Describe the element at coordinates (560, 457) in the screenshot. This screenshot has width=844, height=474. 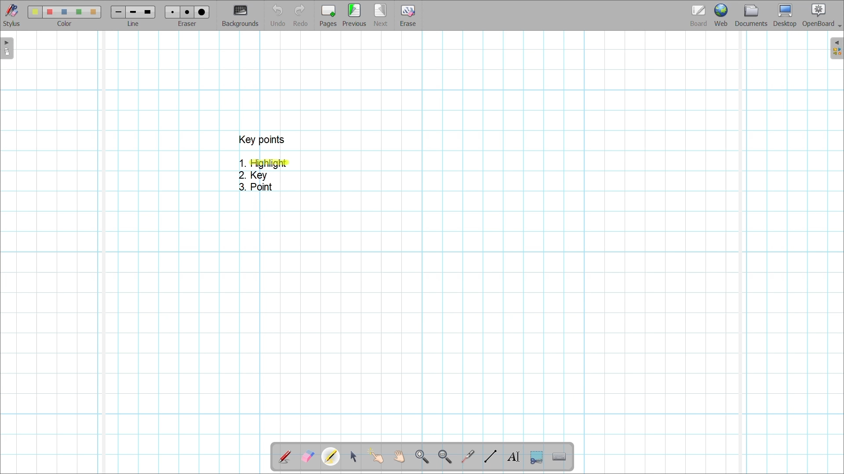
I see `Display virtual keyboard` at that location.